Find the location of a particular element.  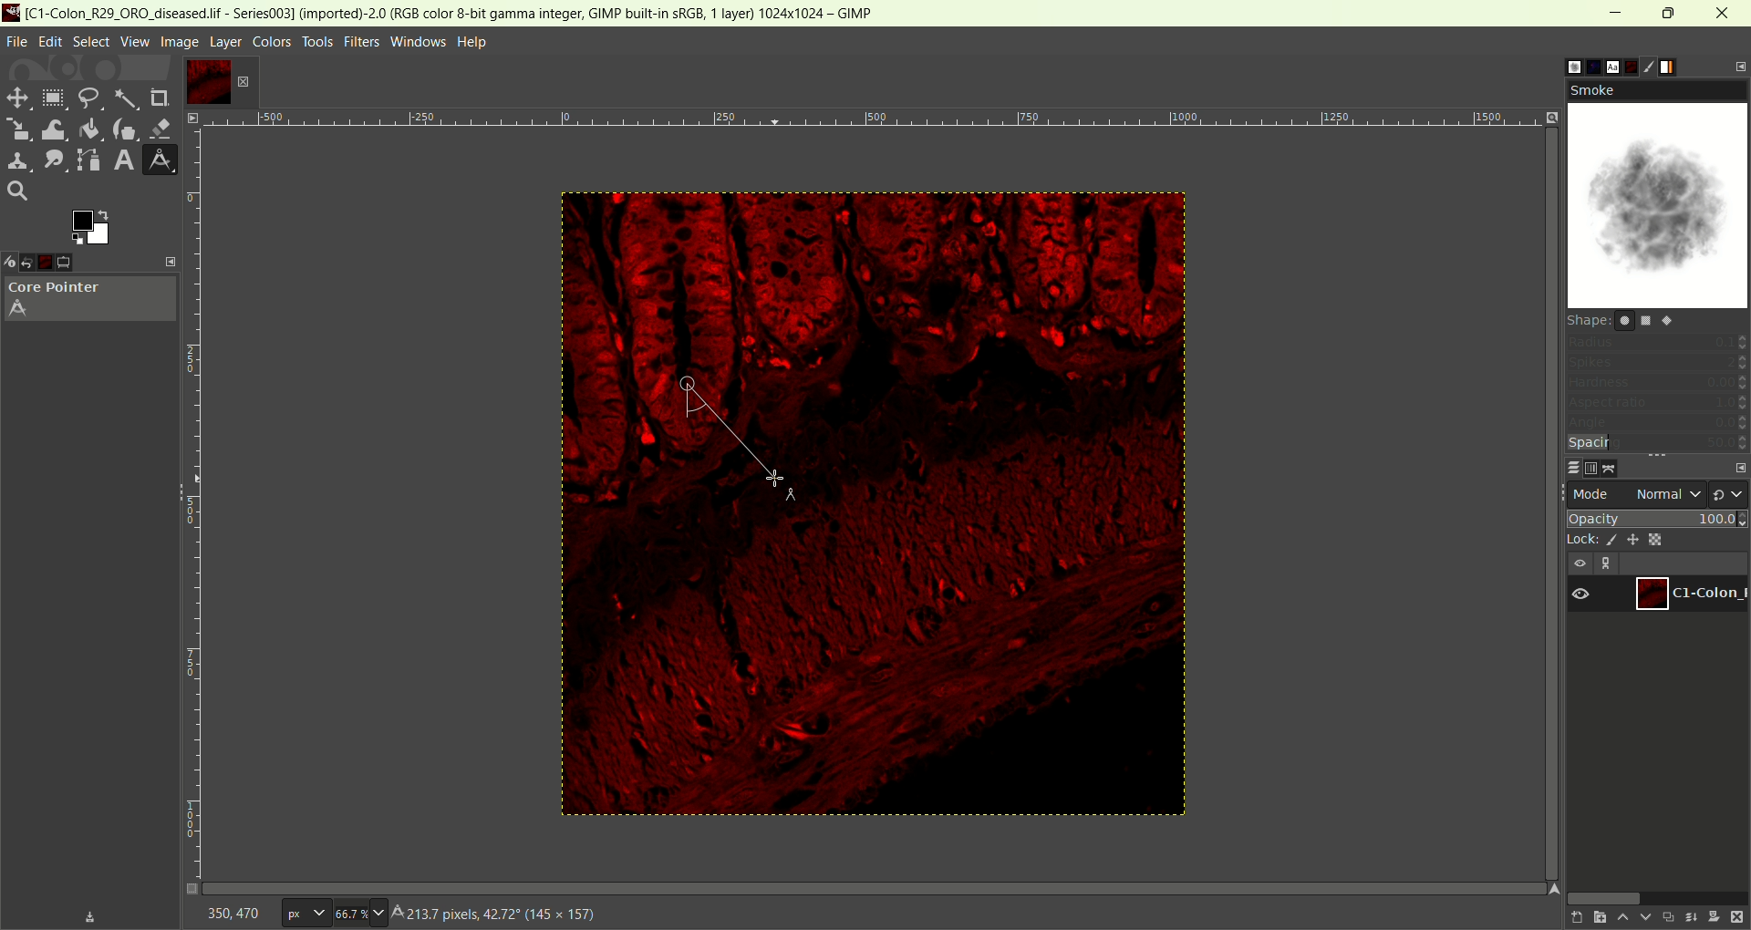

vertical scroll bar is located at coordinates (1539, 309).